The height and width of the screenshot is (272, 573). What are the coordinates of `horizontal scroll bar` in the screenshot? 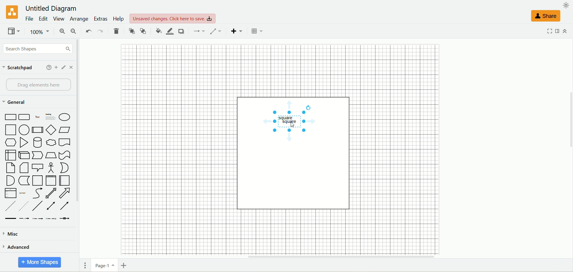 It's located at (327, 256).